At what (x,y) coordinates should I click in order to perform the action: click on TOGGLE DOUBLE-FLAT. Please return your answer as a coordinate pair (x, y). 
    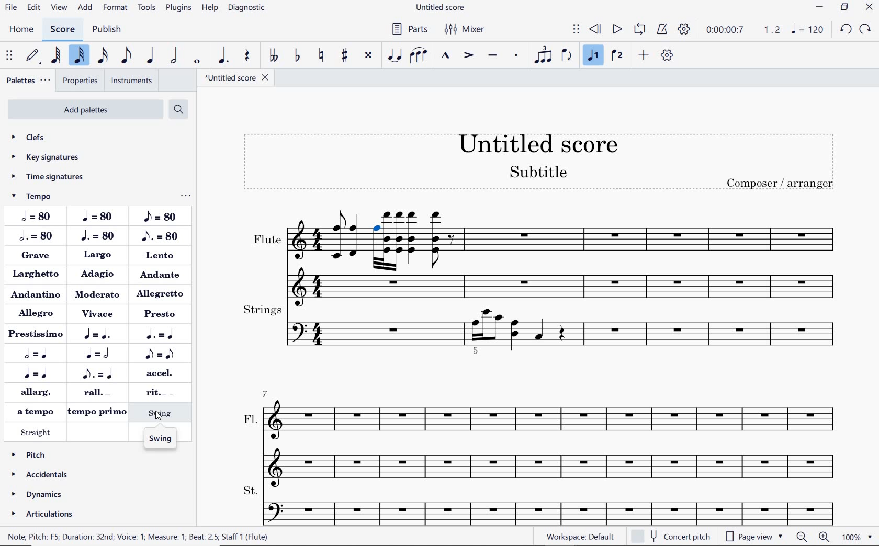
    Looking at the image, I should click on (273, 56).